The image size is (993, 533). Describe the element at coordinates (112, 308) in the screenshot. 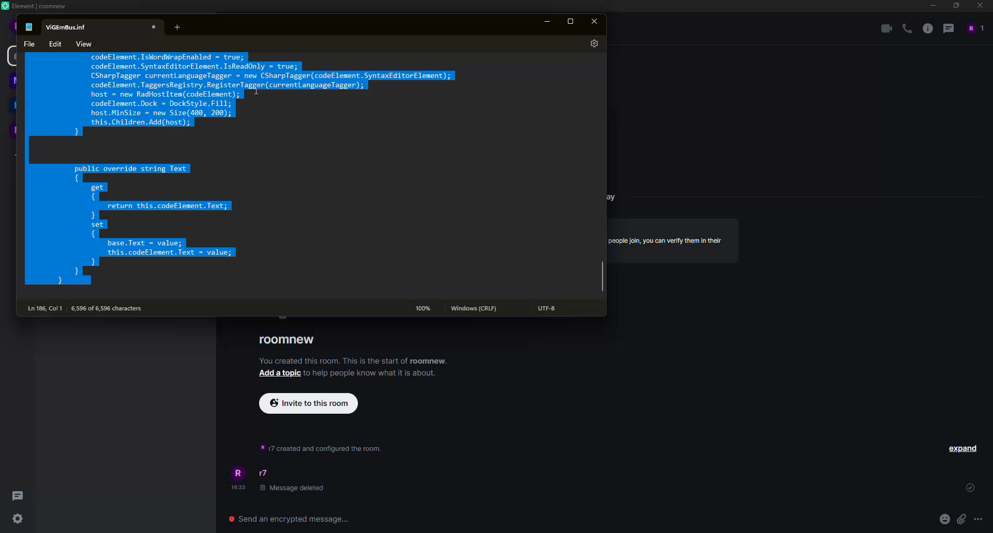

I see `characters` at that location.